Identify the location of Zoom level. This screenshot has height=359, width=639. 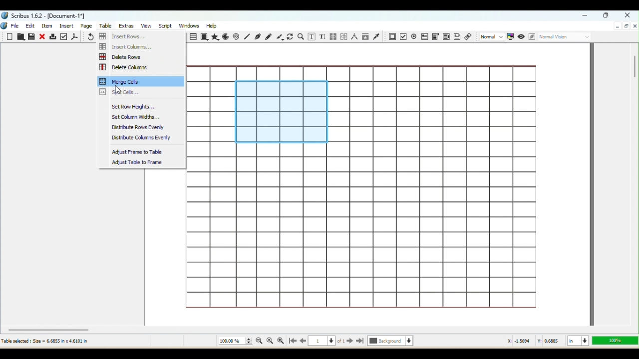
(614, 341).